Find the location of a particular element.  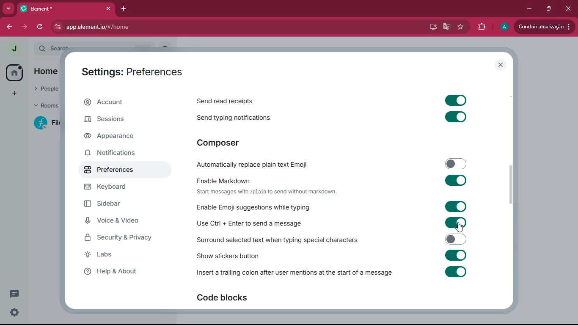

favourite is located at coordinates (462, 27).